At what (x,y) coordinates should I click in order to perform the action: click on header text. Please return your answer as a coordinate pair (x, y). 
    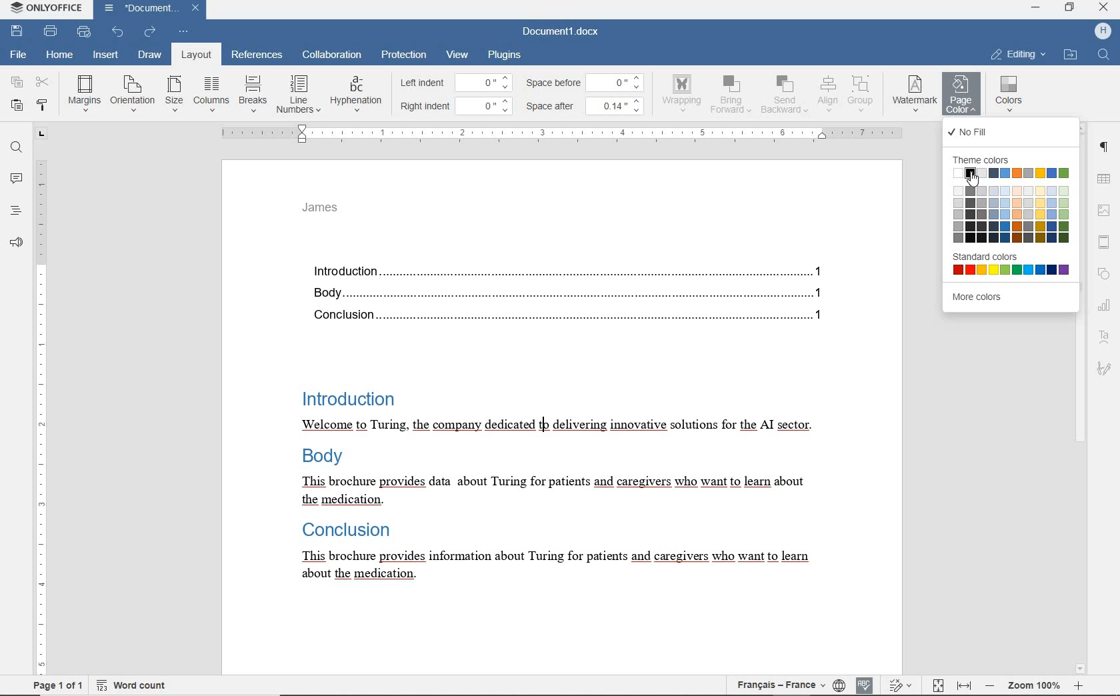
    Looking at the image, I should click on (334, 208).